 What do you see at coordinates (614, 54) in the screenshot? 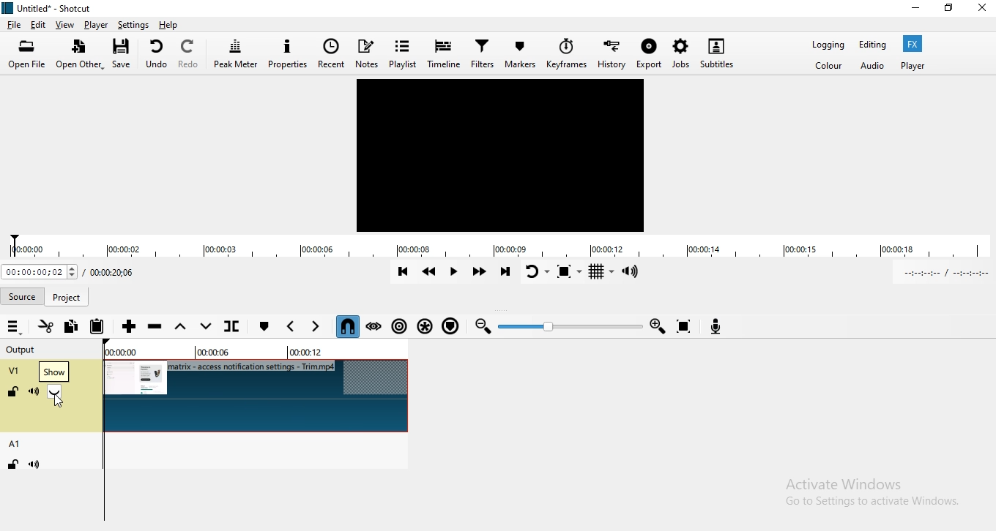
I see `History` at bounding box center [614, 54].